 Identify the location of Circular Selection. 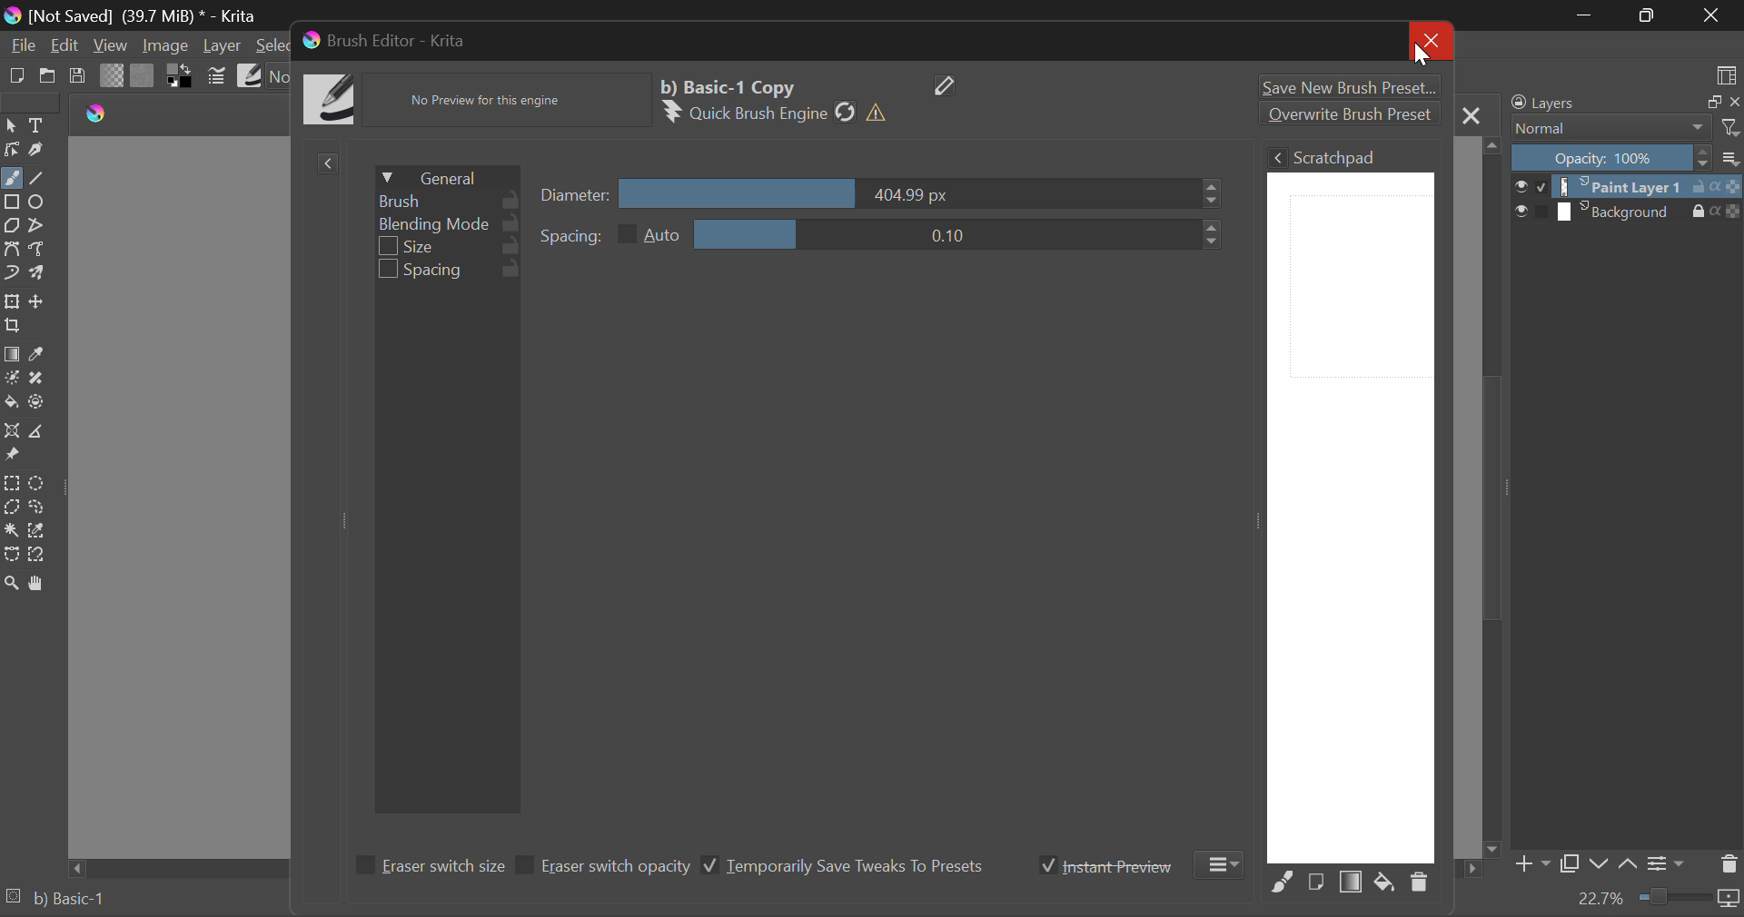
(37, 483).